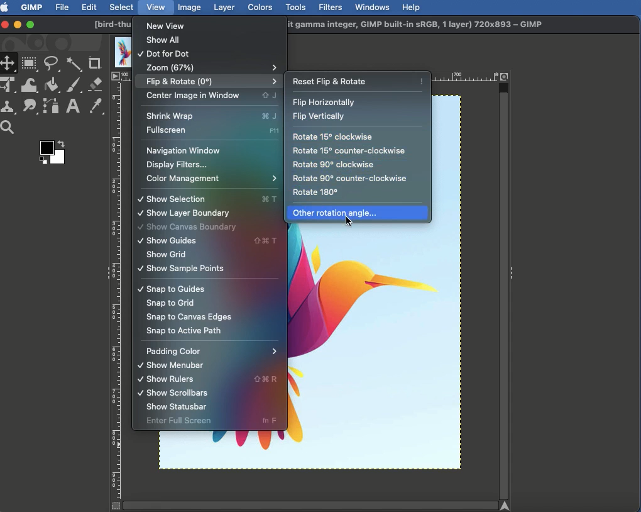 This screenshot has width=641, height=512. What do you see at coordinates (18, 24) in the screenshot?
I see `Minimize` at bounding box center [18, 24].